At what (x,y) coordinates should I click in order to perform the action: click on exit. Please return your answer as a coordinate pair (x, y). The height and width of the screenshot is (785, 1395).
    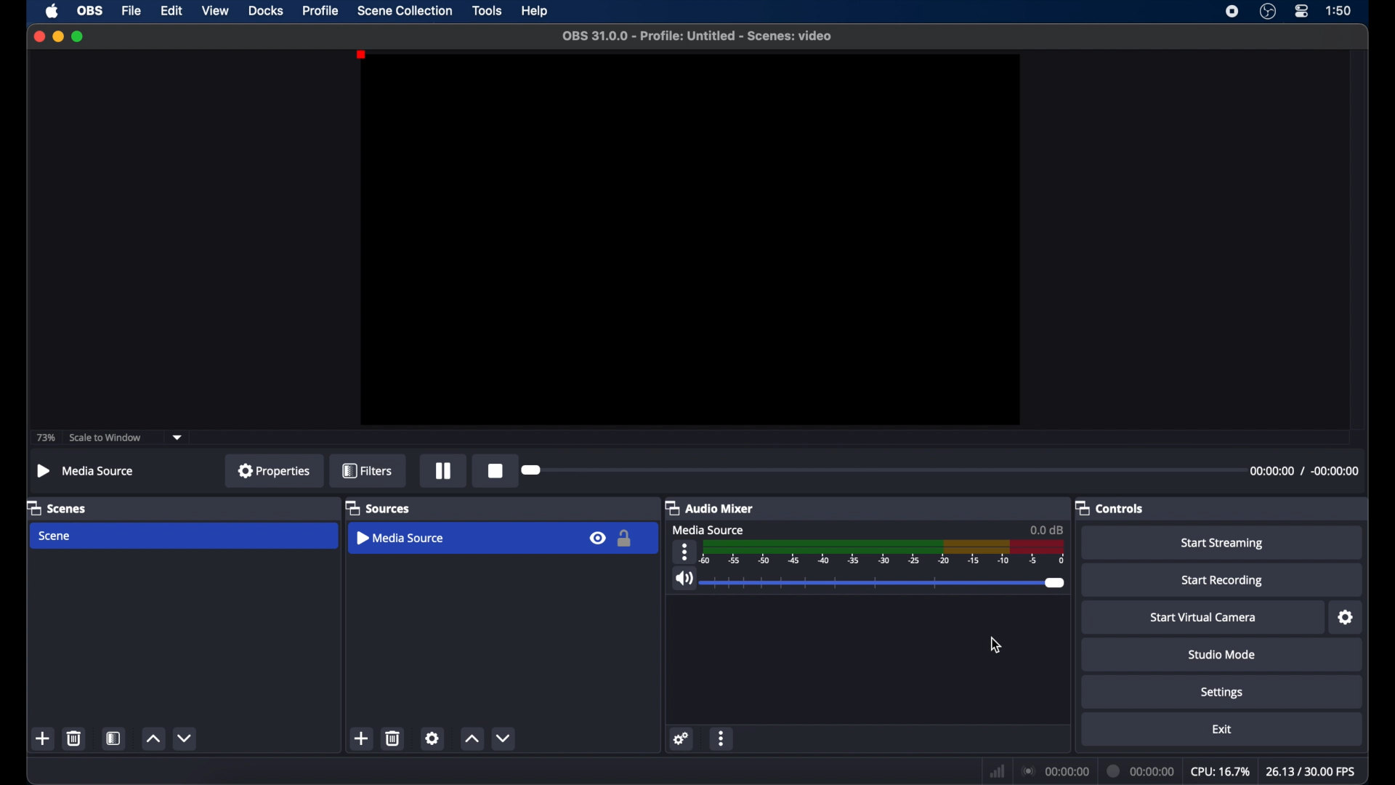
    Looking at the image, I should click on (1222, 729).